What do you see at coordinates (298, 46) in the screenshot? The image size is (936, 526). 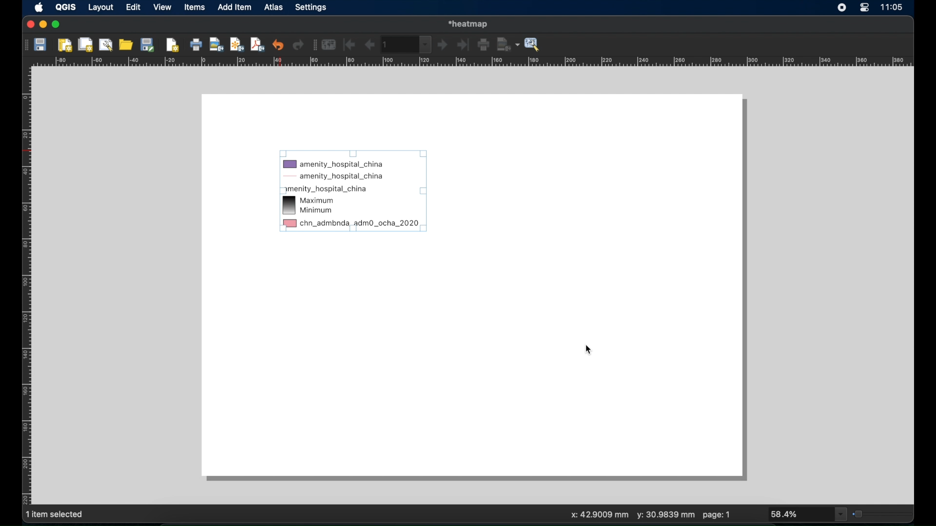 I see `redo ` at bounding box center [298, 46].